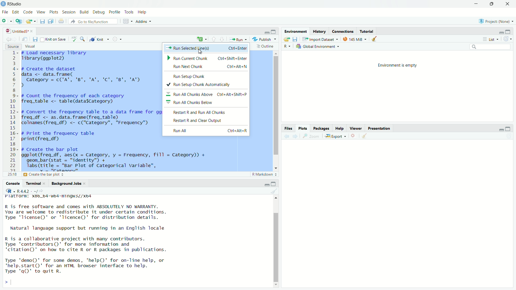  What do you see at coordinates (196, 103) in the screenshot?
I see `| ¥ Run All Chunks Below` at bounding box center [196, 103].